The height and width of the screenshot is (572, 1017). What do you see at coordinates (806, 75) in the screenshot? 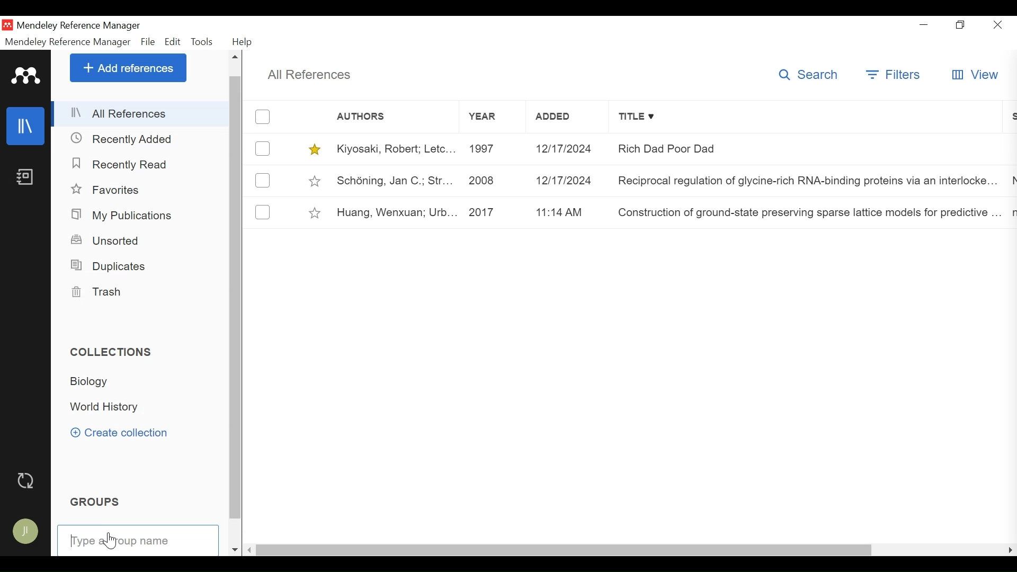
I see `Search` at bounding box center [806, 75].